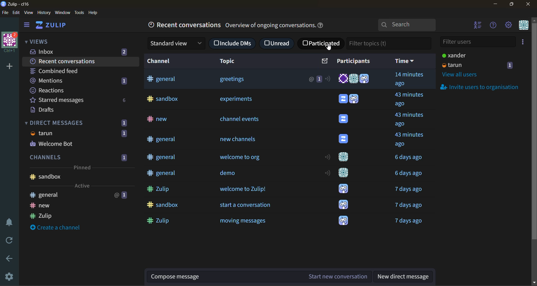 Image resolution: width=537 pixels, height=286 pixels. I want to click on demo, so click(231, 172).